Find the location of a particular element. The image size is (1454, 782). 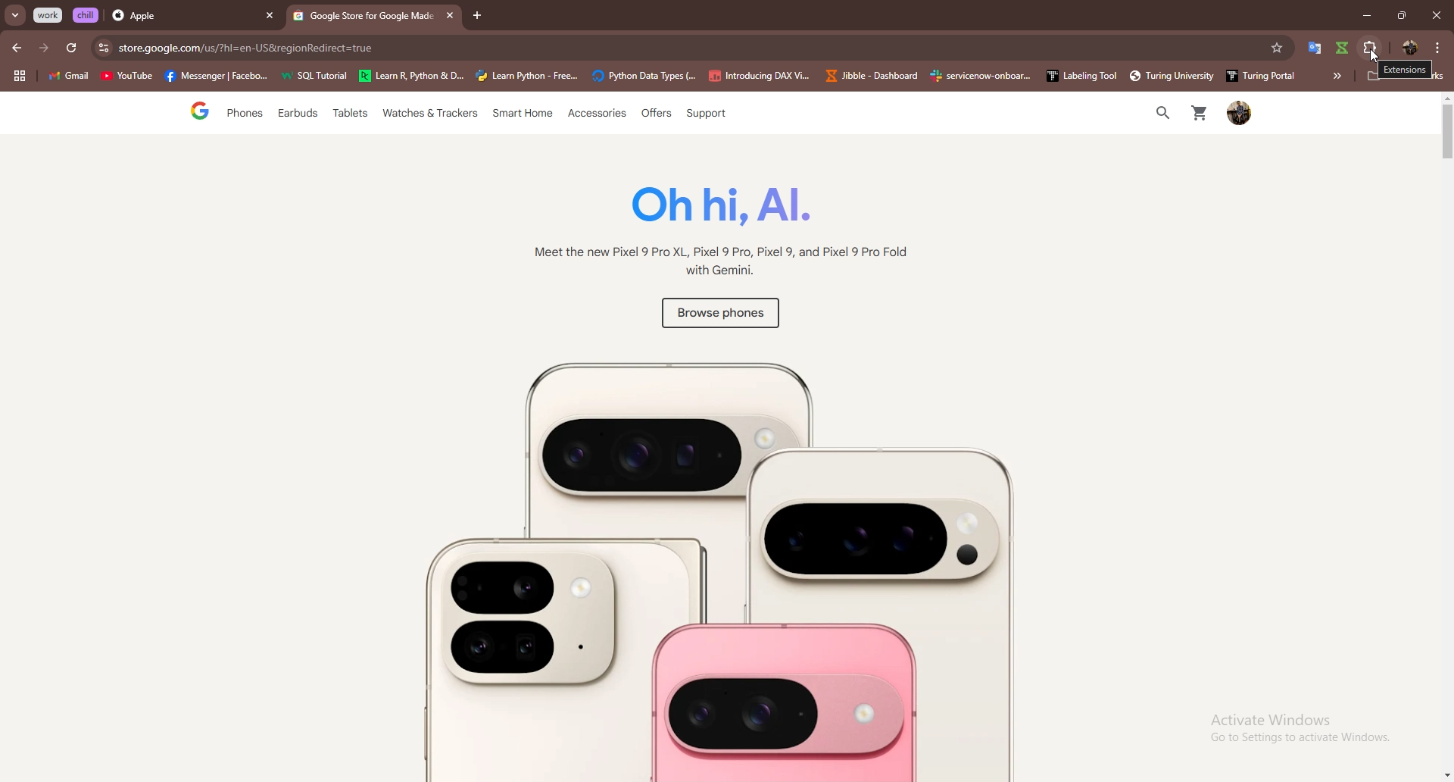

Image is located at coordinates (703, 561).